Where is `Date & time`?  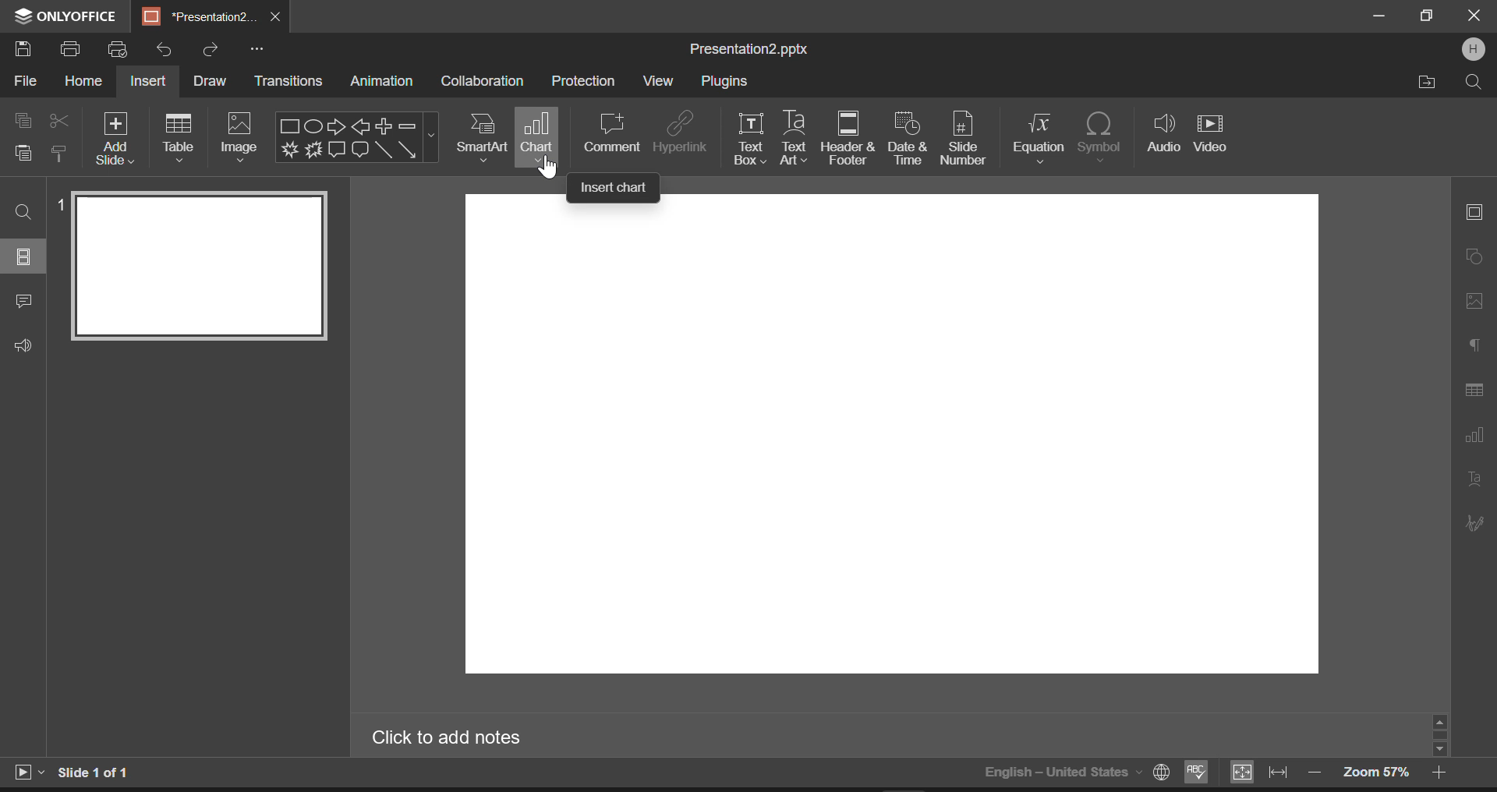
Date & time is located at coordinates (908, 138).